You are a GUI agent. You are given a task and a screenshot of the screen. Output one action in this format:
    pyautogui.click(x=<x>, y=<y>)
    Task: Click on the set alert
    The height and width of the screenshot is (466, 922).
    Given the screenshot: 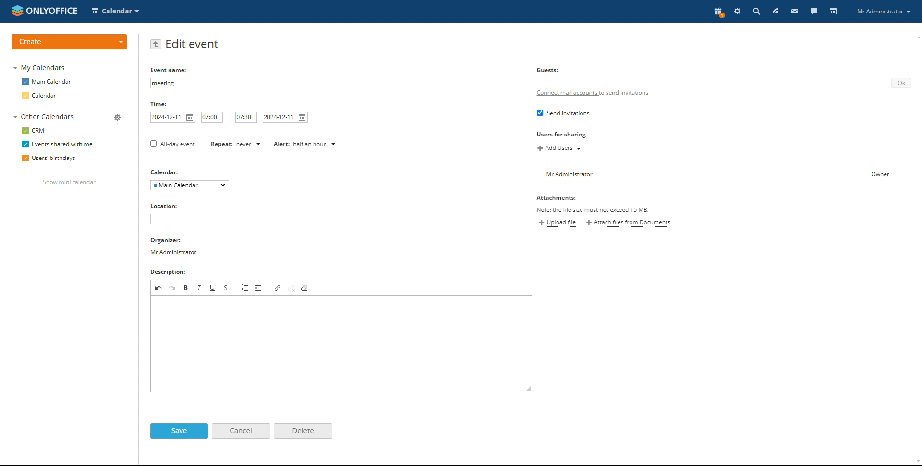 What is the action you would take?
    pyautogui.click(x=316, y=145)
    